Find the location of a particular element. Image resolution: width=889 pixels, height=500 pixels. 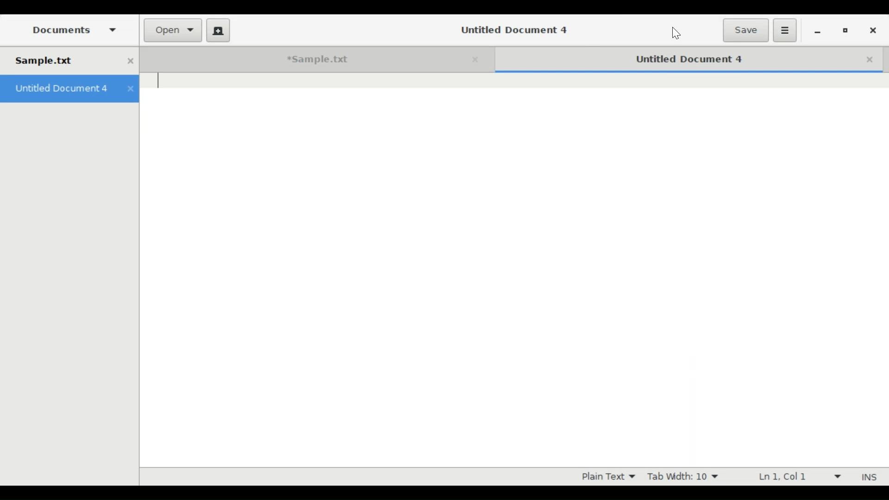

Save is located at coordinates (746, 31).